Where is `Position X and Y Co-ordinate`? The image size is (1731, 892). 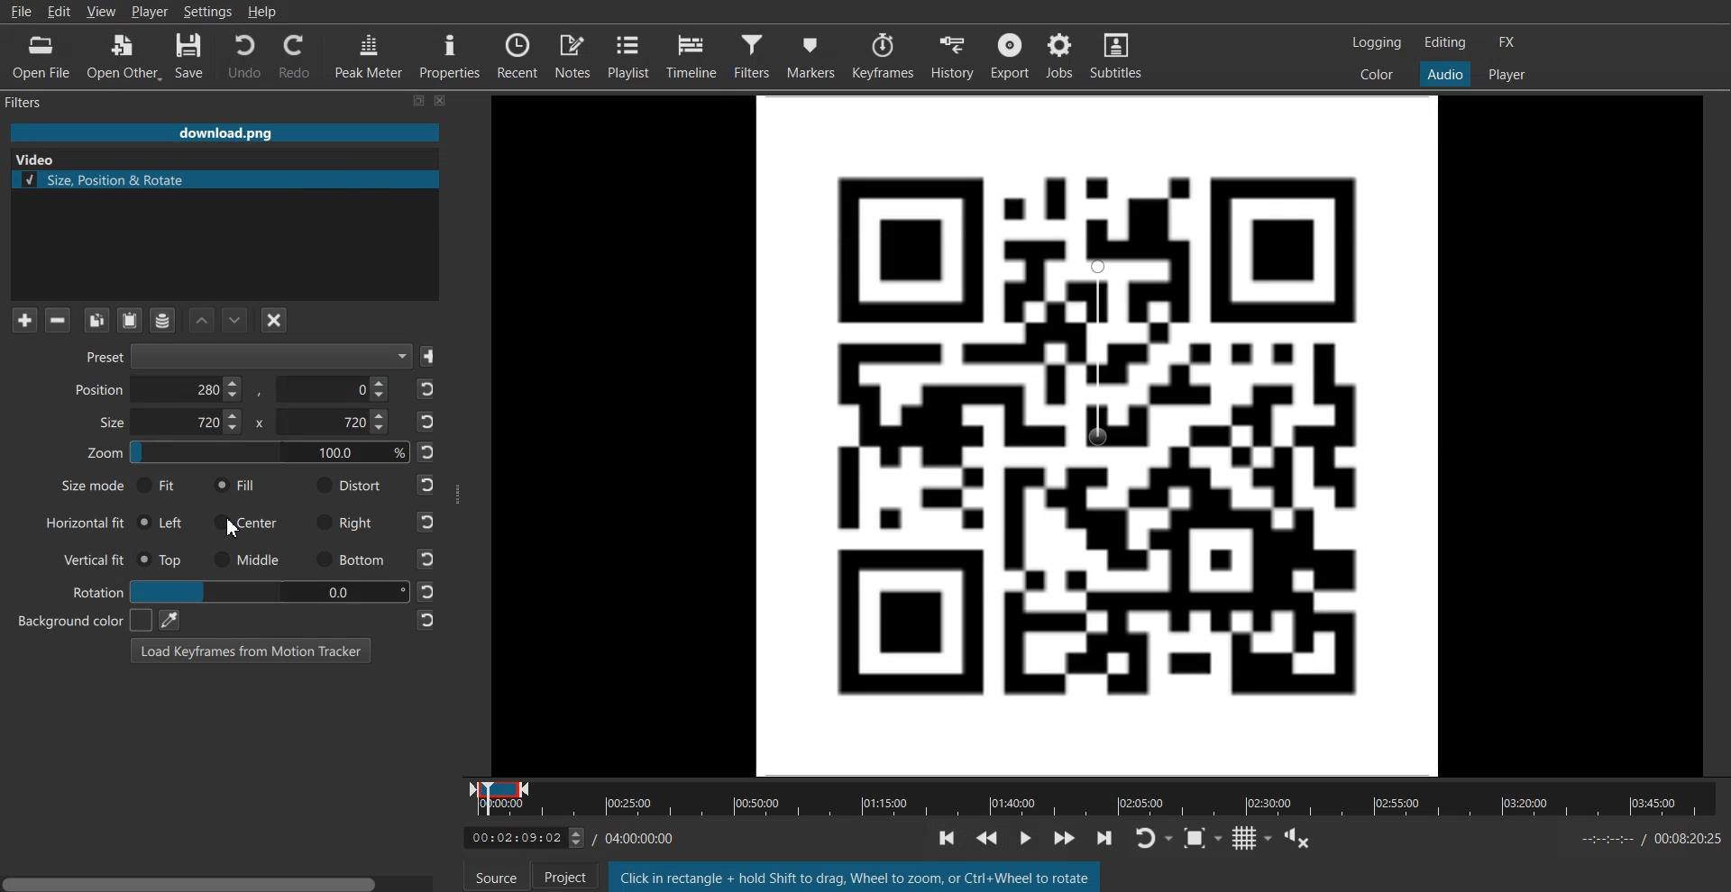 Position X and Y Co-ordinate is located at coordinates (231, 389).